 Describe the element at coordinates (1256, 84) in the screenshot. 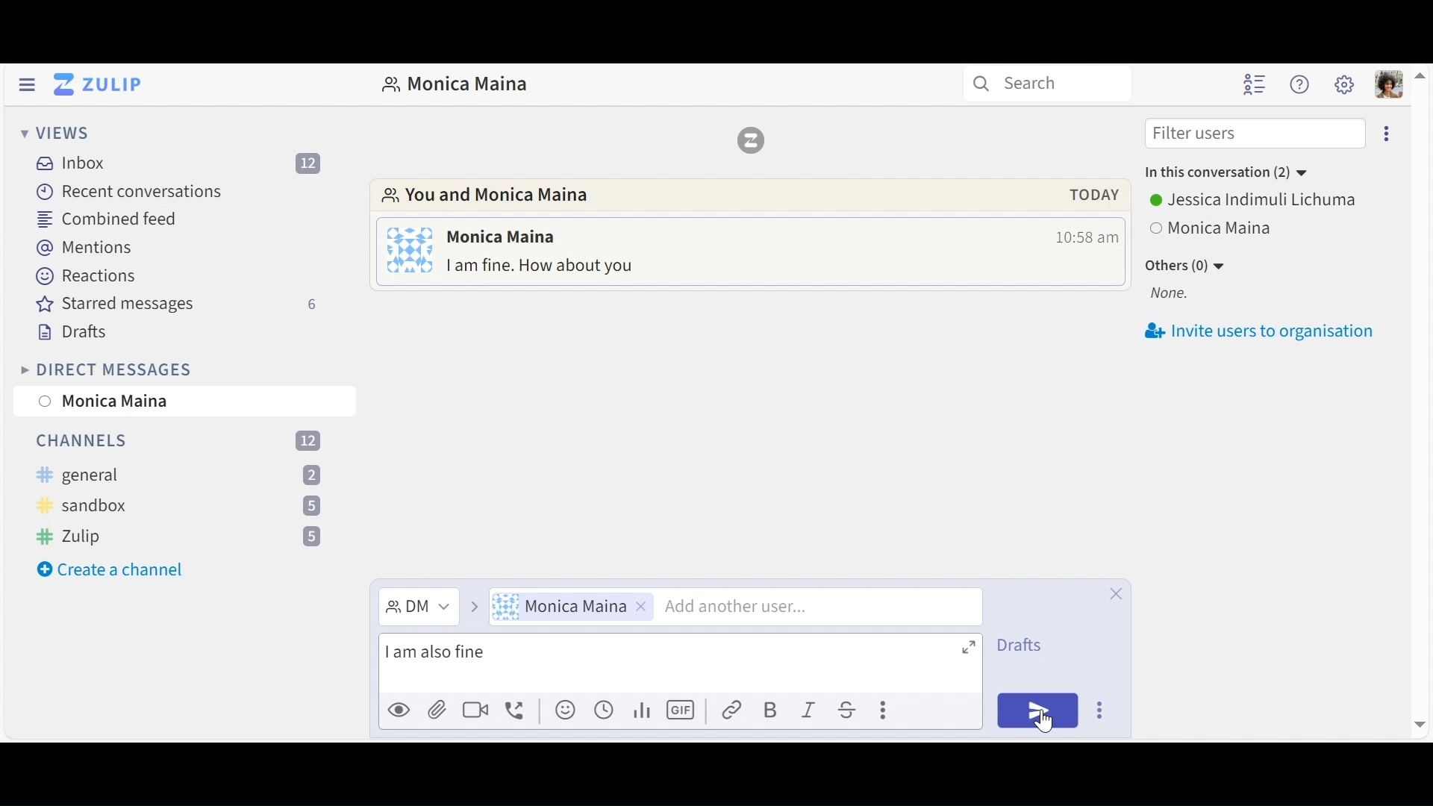

I see `Hide user list` at that location.